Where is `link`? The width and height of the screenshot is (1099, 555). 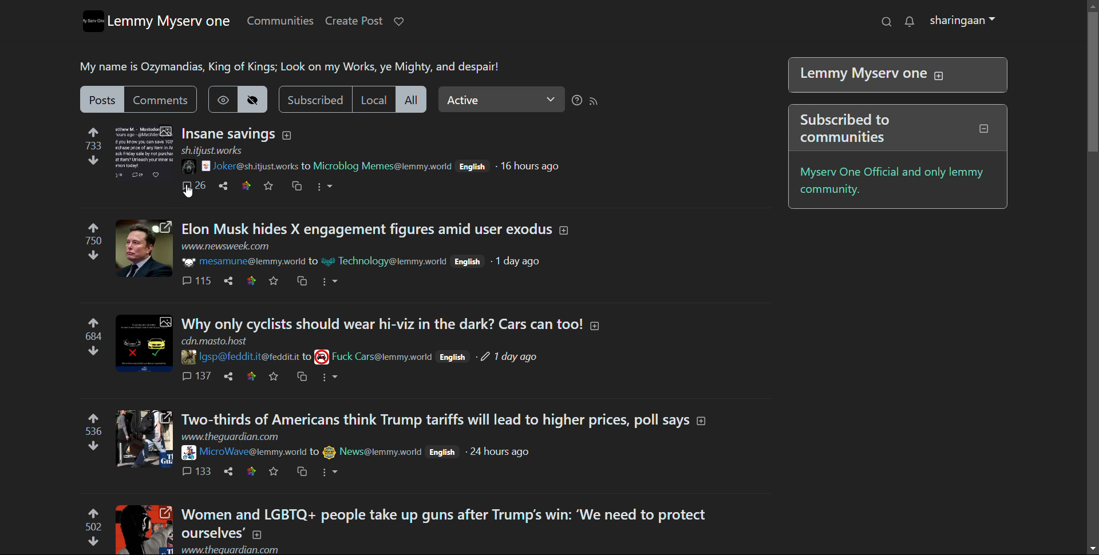 link is located at coordinates (251, 470).